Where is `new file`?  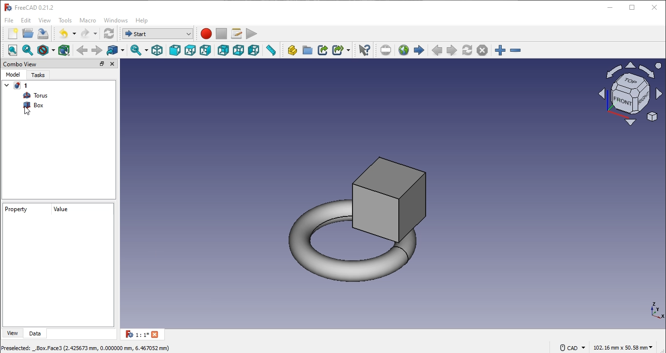 new file is located at coordinates (14, 34).